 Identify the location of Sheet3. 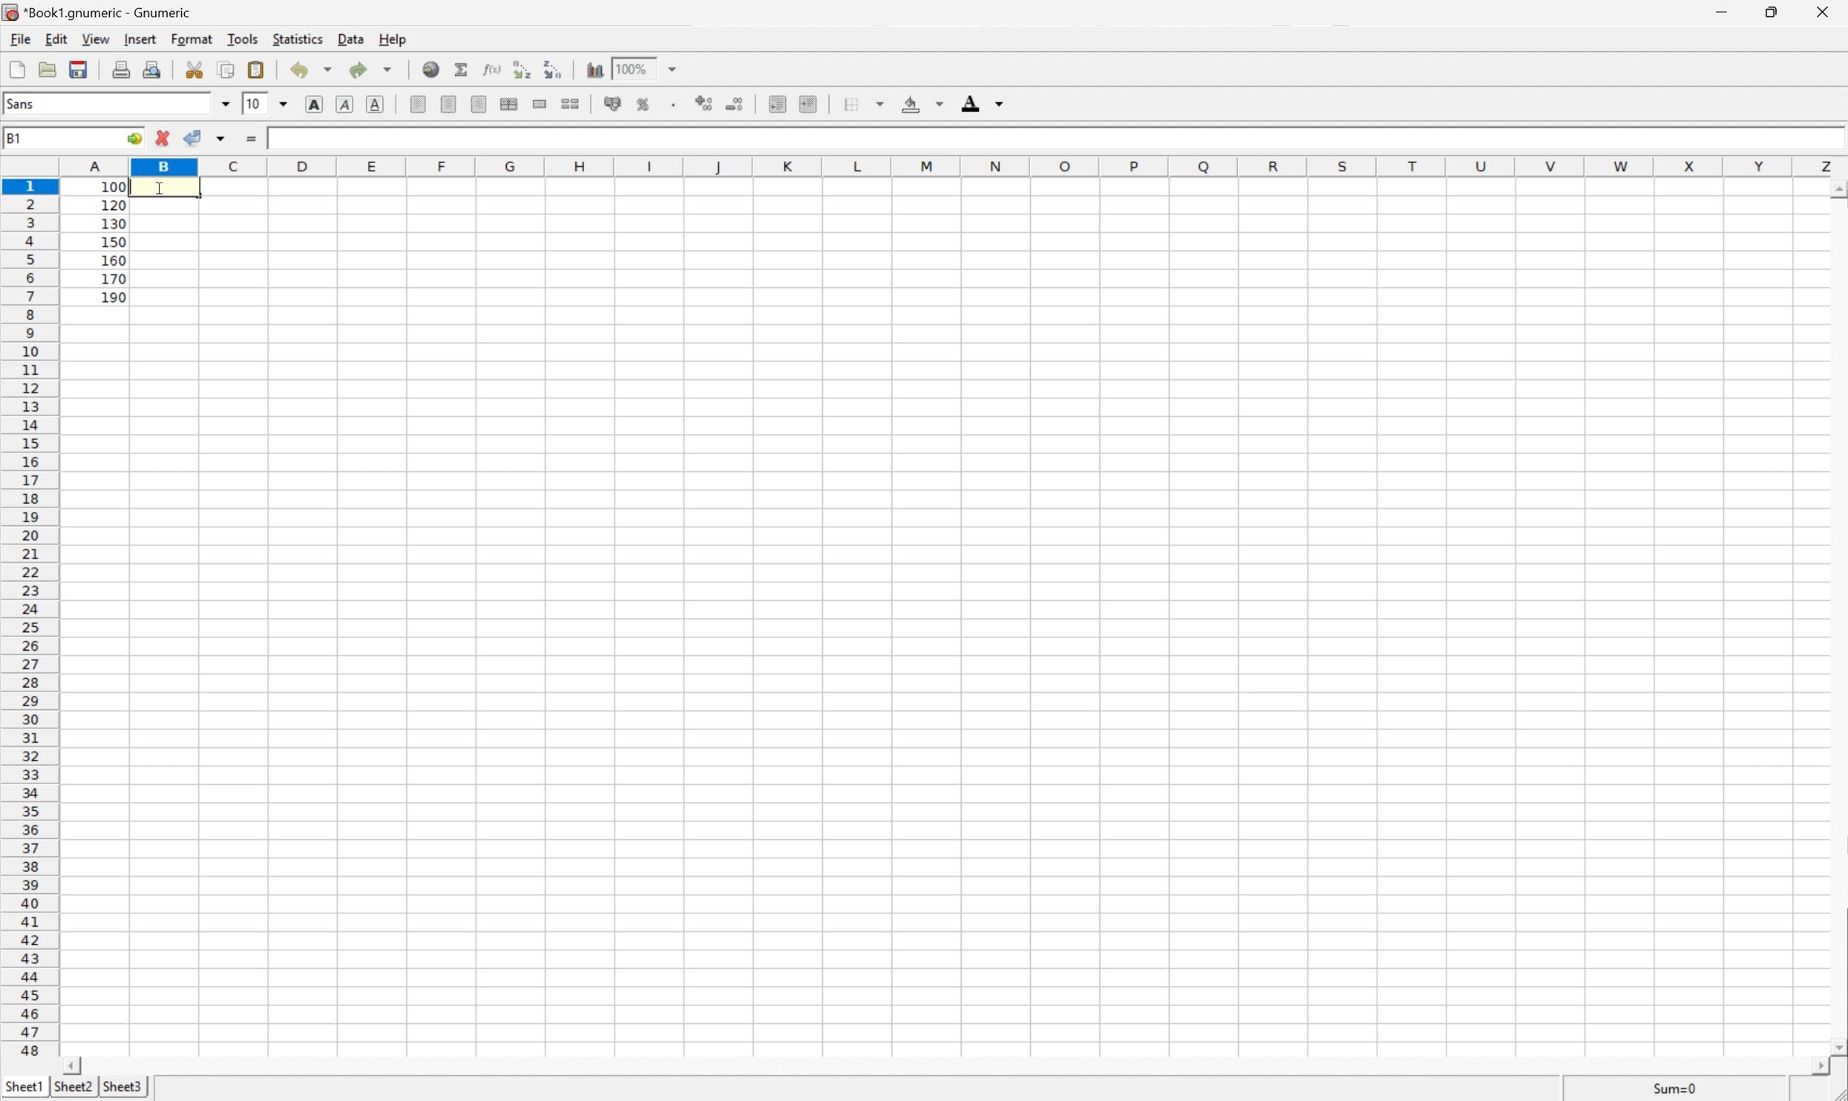
(126, 1088).